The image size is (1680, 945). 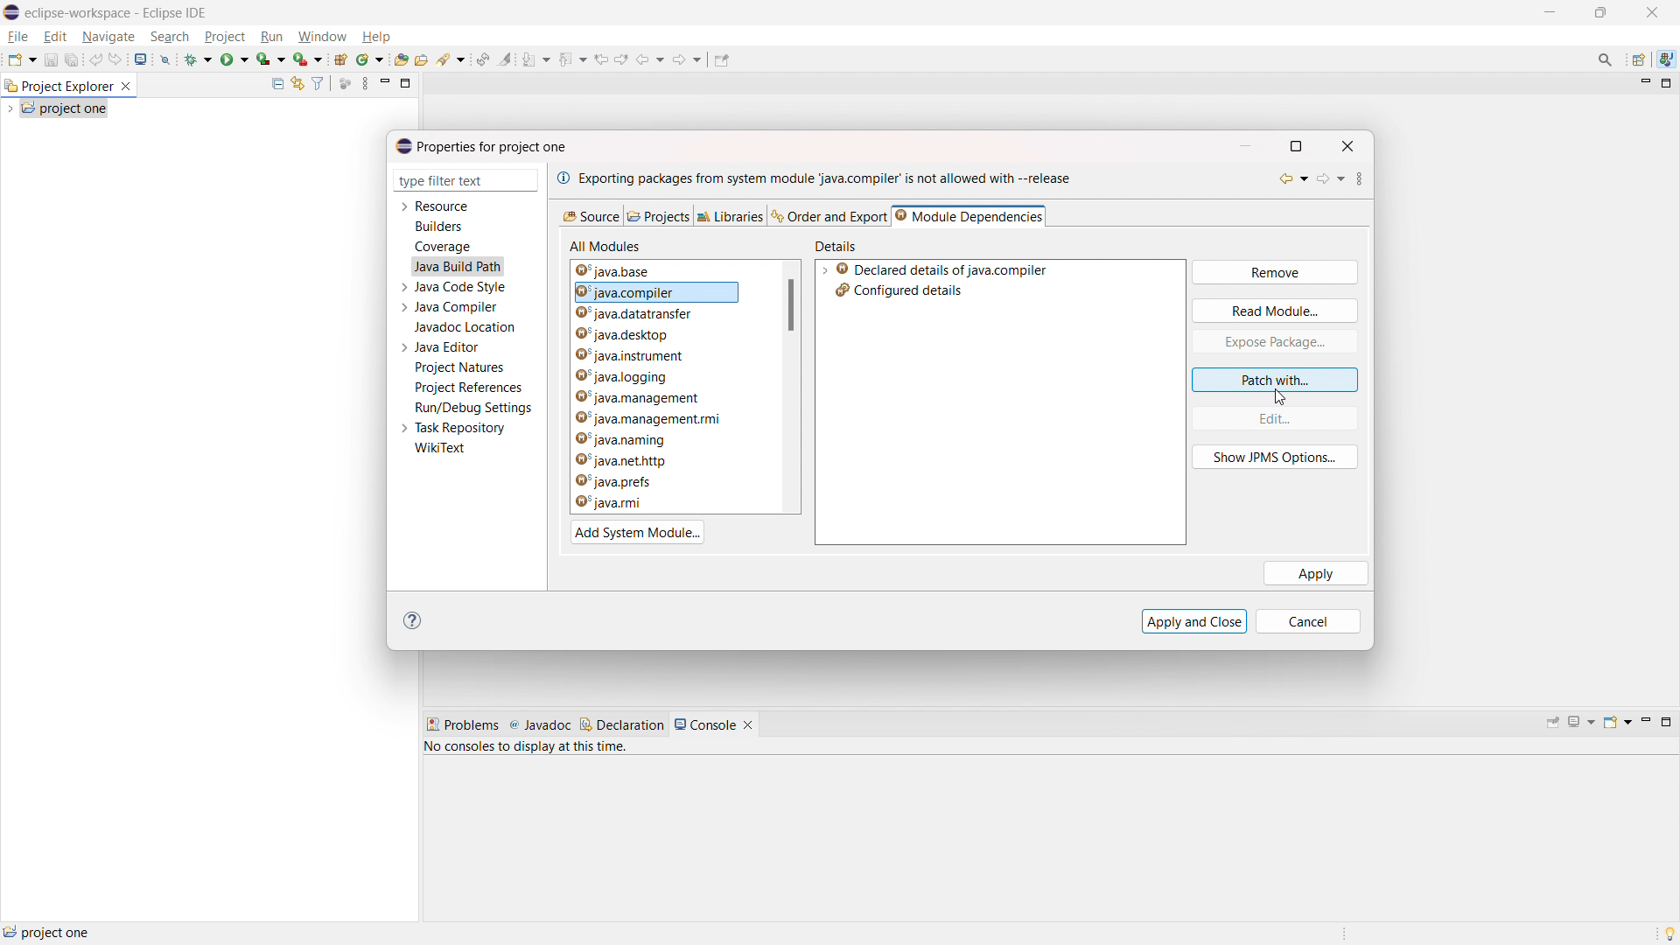 What do you see at coordinates (95, 59) in the screenshot?
I see `undo` at bounding box center [95, 59].